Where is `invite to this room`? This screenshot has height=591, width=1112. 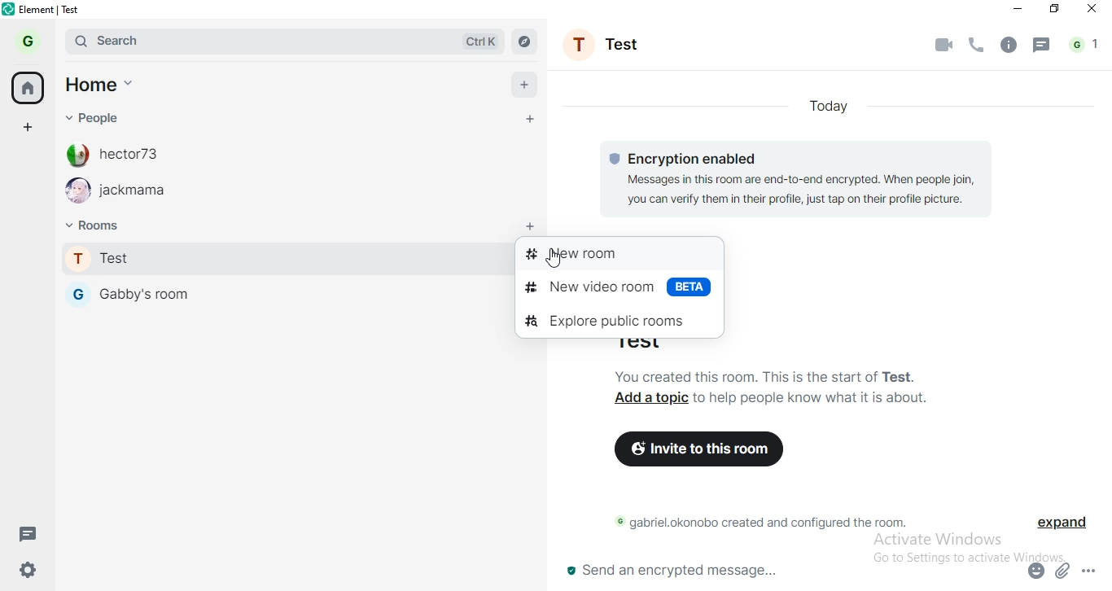
invite to this room is located at coordinates (697, 453).